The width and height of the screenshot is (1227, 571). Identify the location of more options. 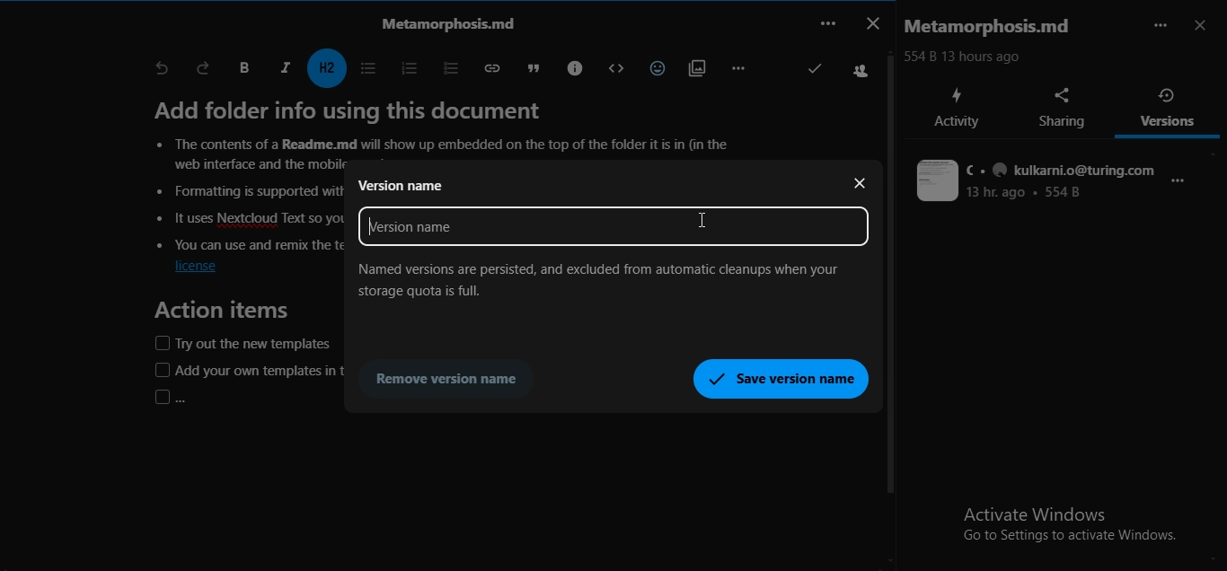
(1160, 25).